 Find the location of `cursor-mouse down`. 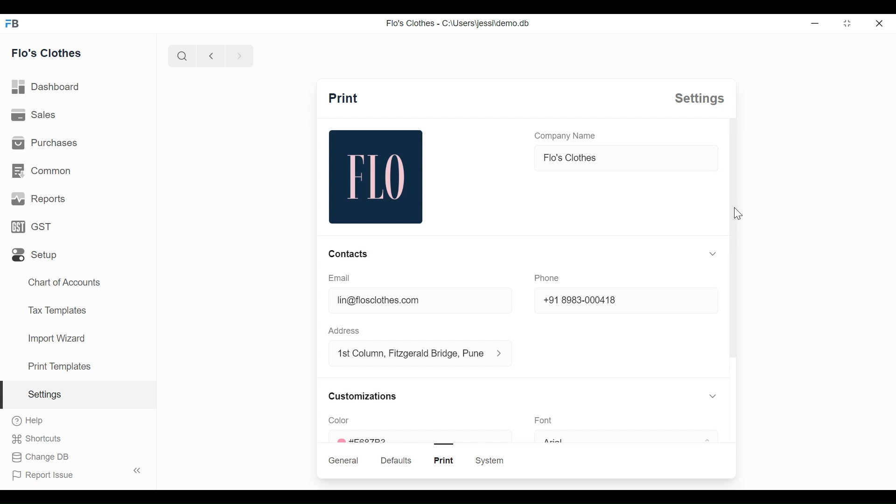

cursor-mouse down is located at coordinates (738, 213).